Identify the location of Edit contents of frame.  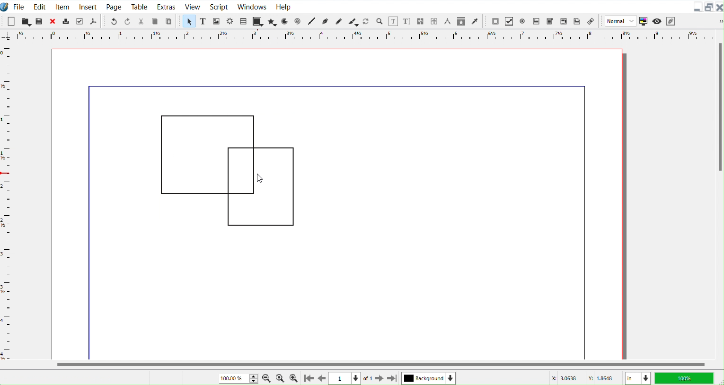
(393, 21).